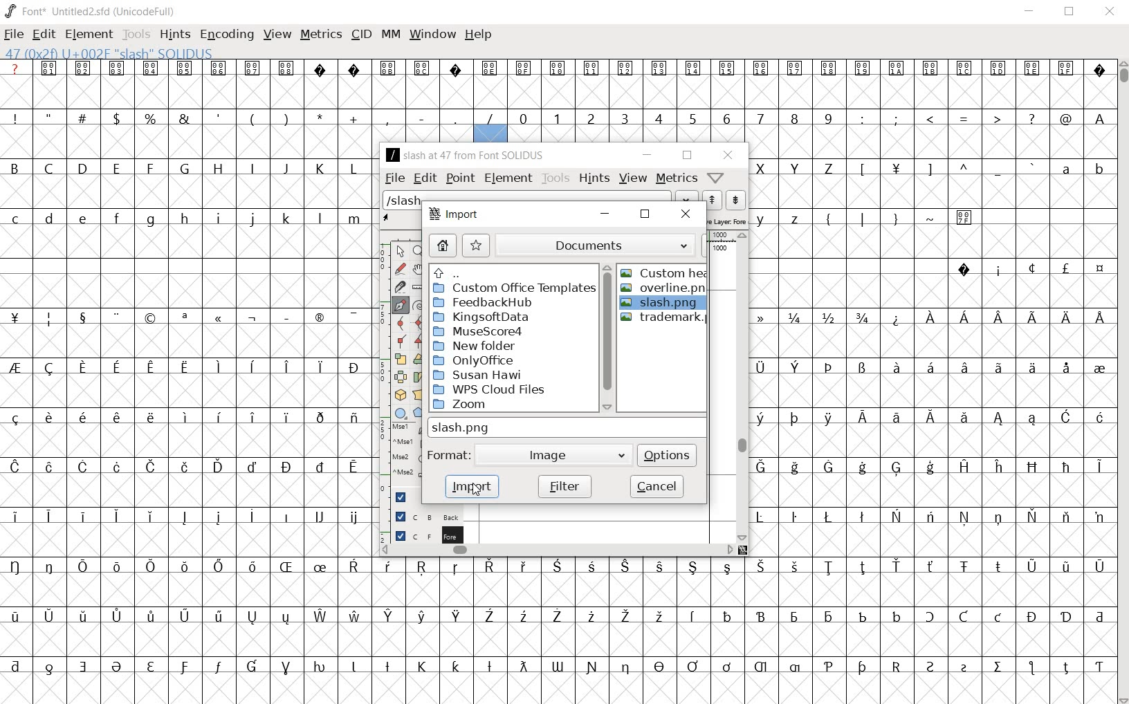 The image size is (1129, 704). I want to click on small letters c-z, so click(189, 217).